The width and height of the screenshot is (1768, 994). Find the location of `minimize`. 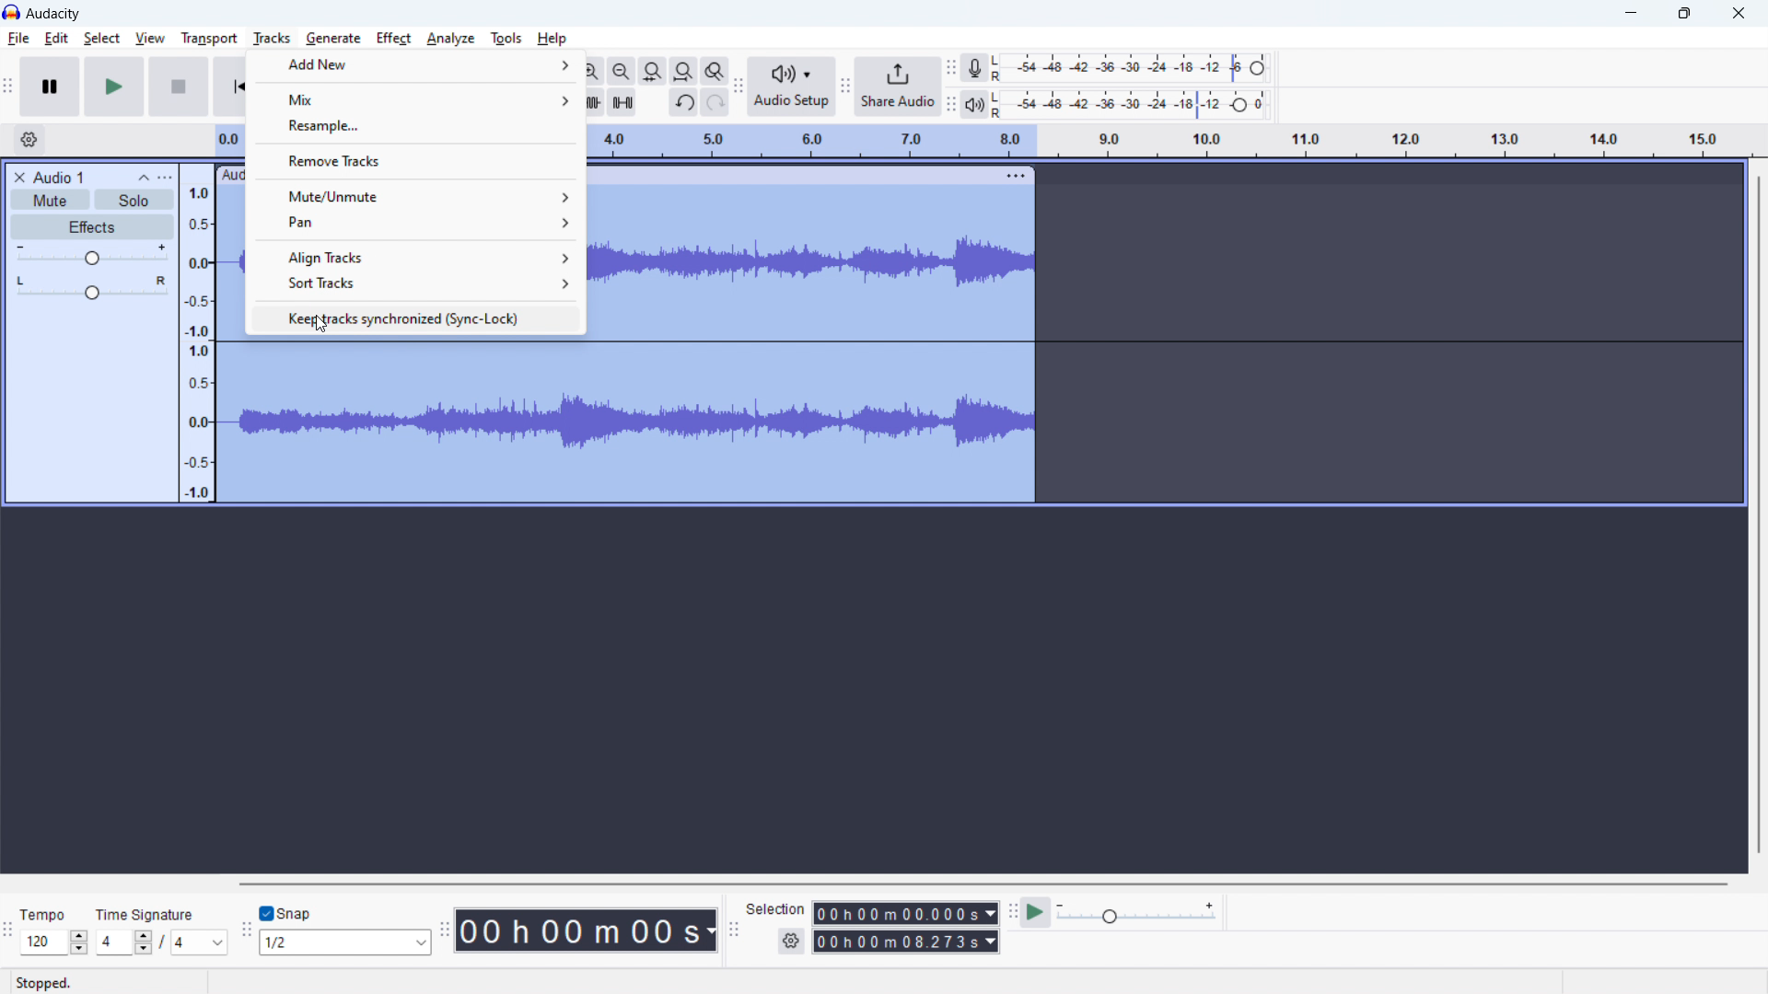

minimize is located at coordinates (1628, 13).